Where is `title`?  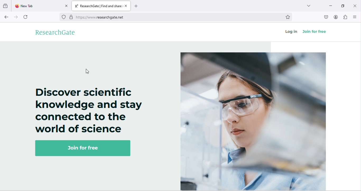 title is located at coordinates (102, 6).